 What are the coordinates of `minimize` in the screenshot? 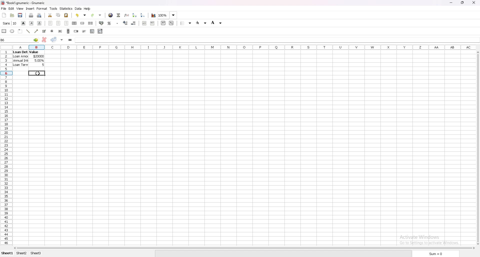 It's located at (451, 3).